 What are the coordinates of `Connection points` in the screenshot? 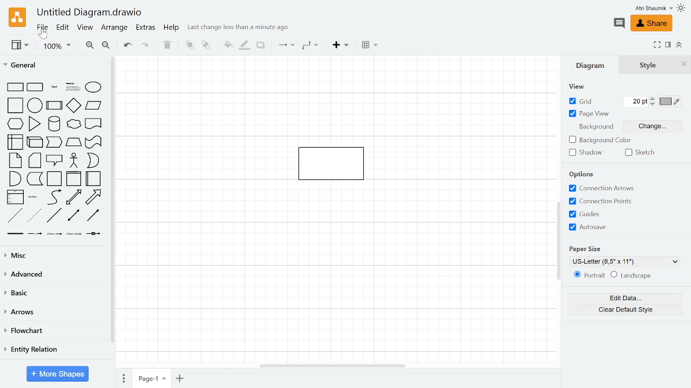 It's located at (608, 202).